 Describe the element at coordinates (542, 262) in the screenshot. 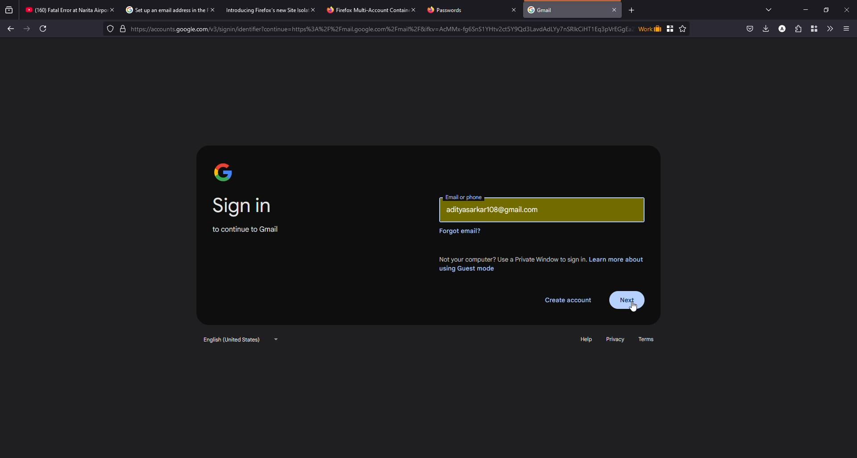

I see `learn more` at that location.